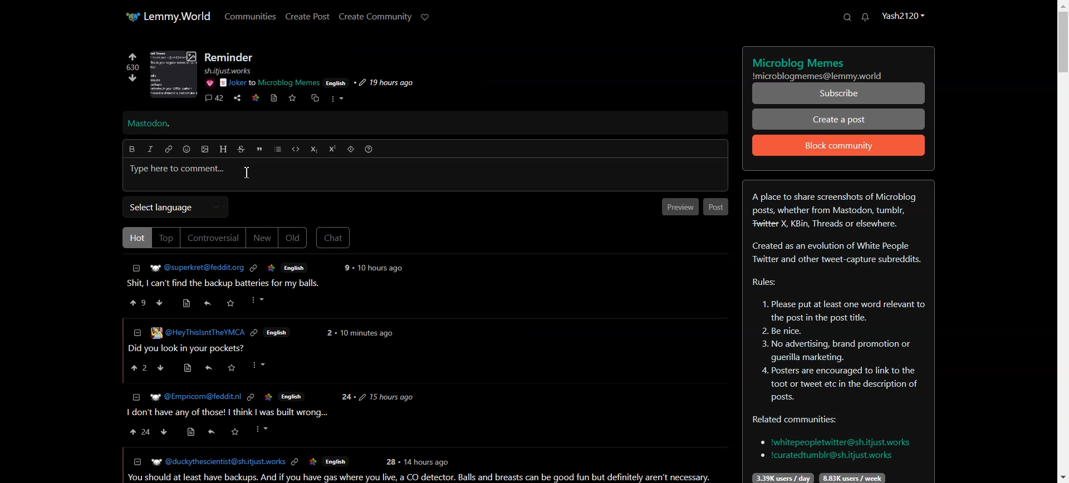 The width and height of the screenshot is (1069, 483). I want to click on , so click(232, 303).